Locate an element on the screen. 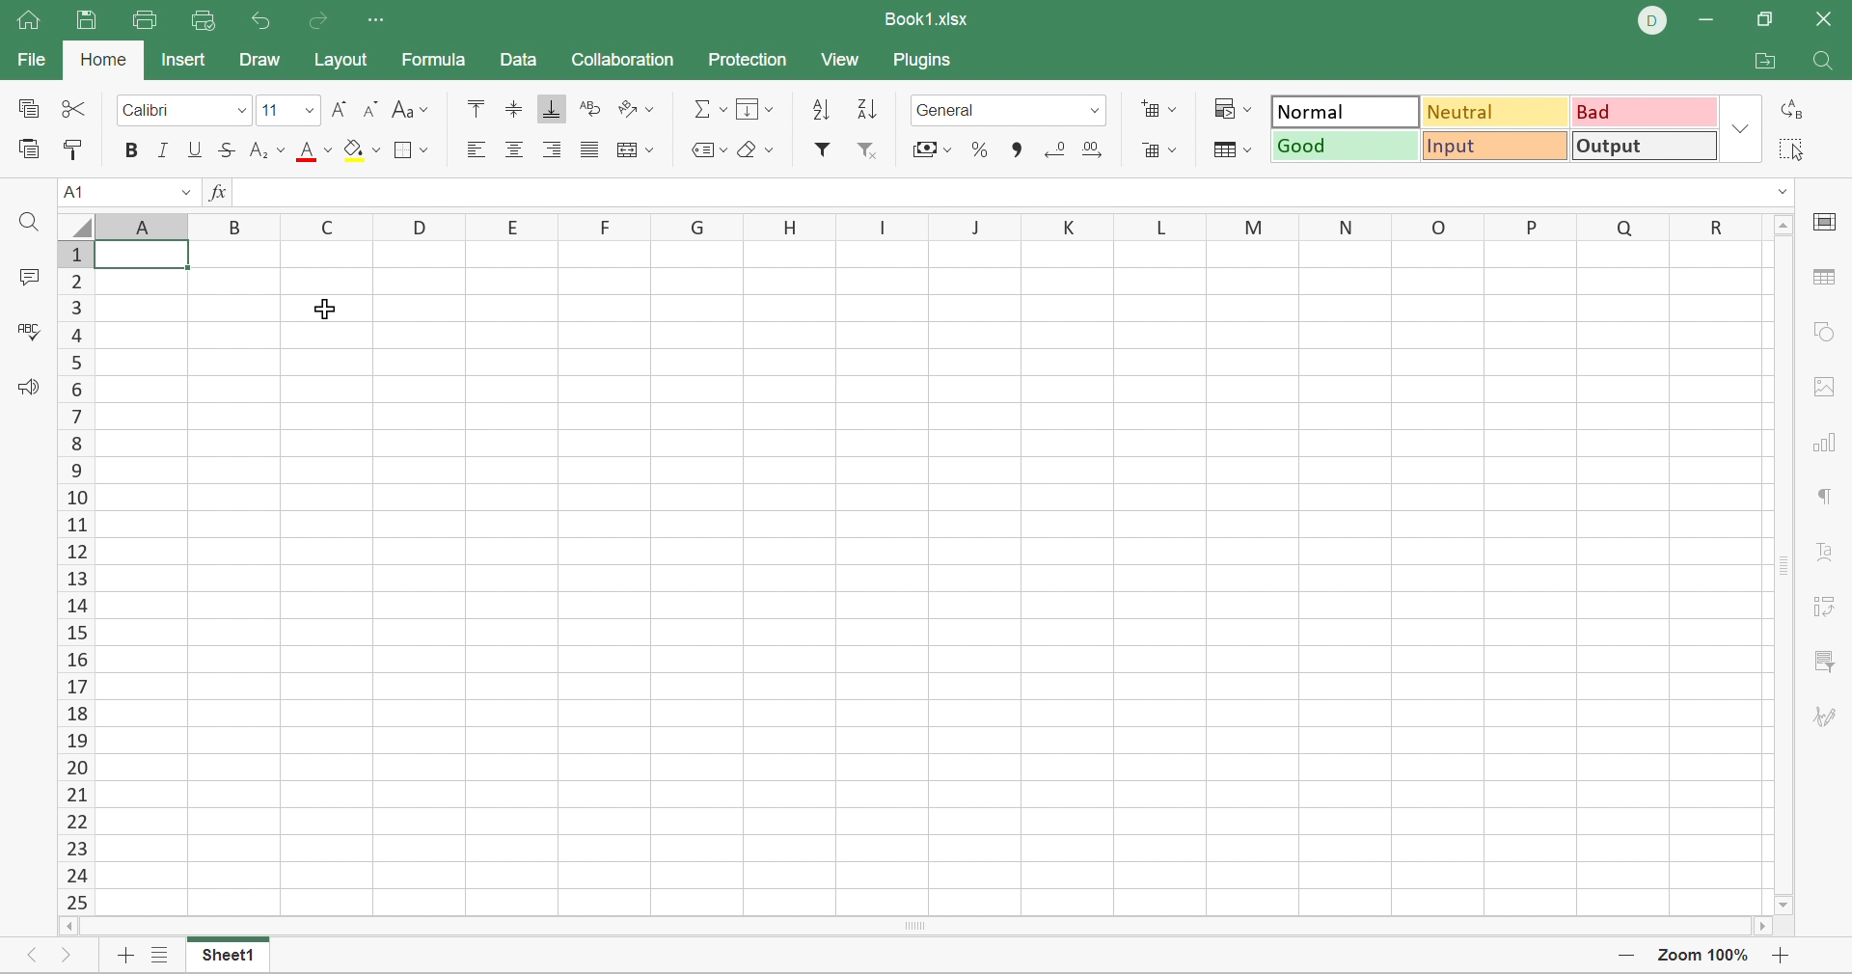 The image size is (1852, 974). selected cell is located at coordinates (141, 254).